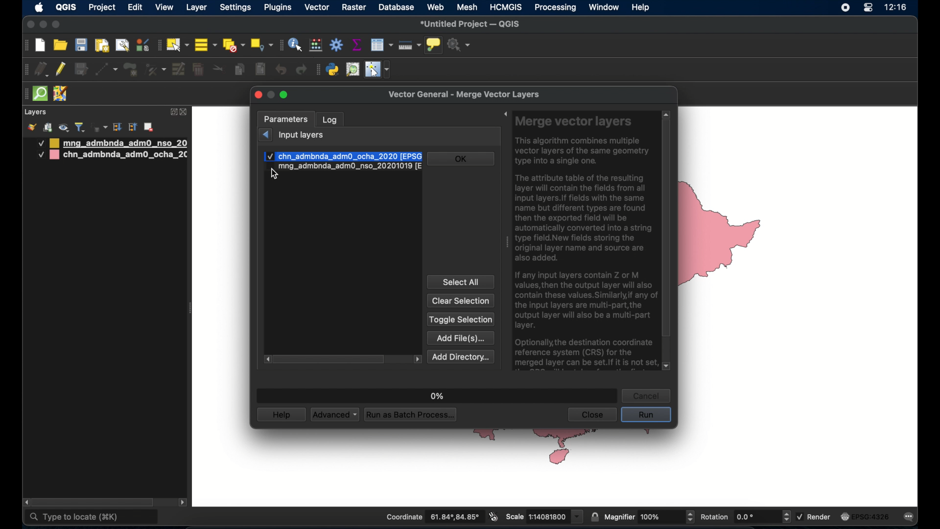 The height and width of the screenshot is (529, 940). I want to click on scale, so click(543, 516).